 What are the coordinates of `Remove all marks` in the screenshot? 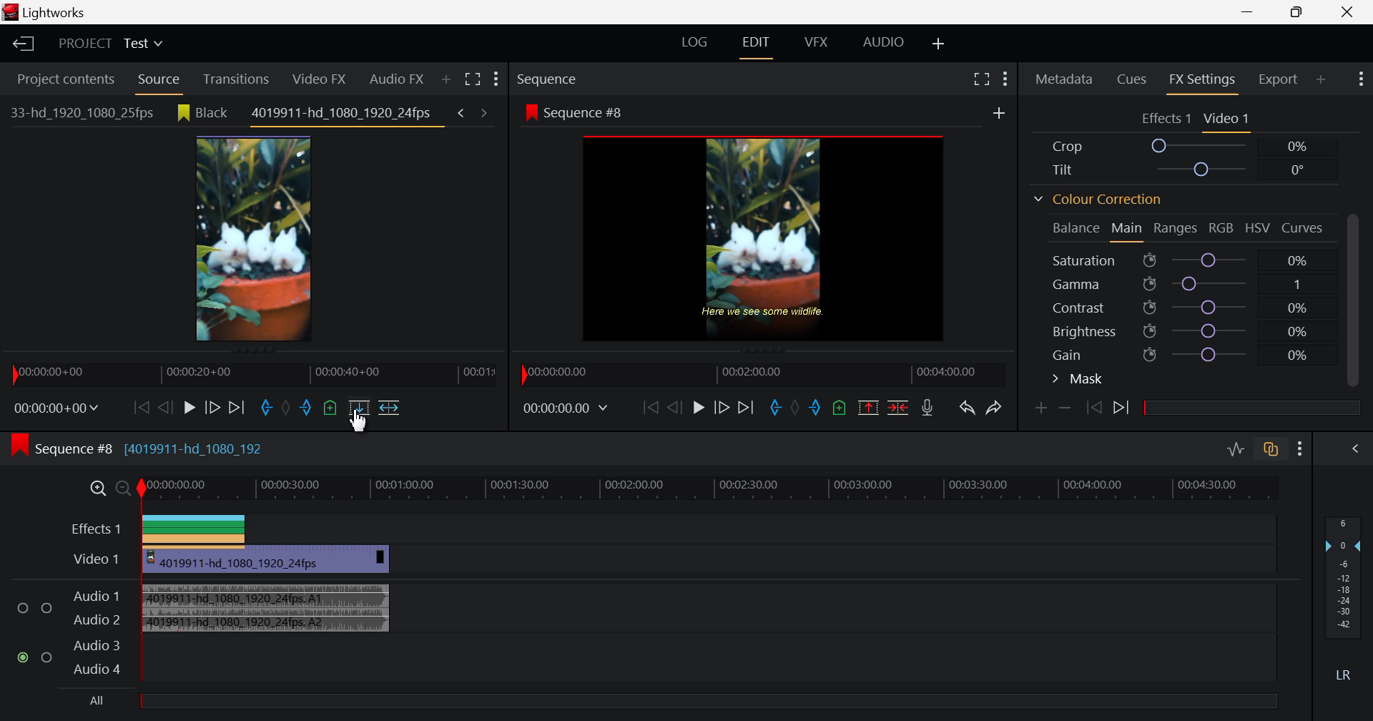 It's located at (288, 409).